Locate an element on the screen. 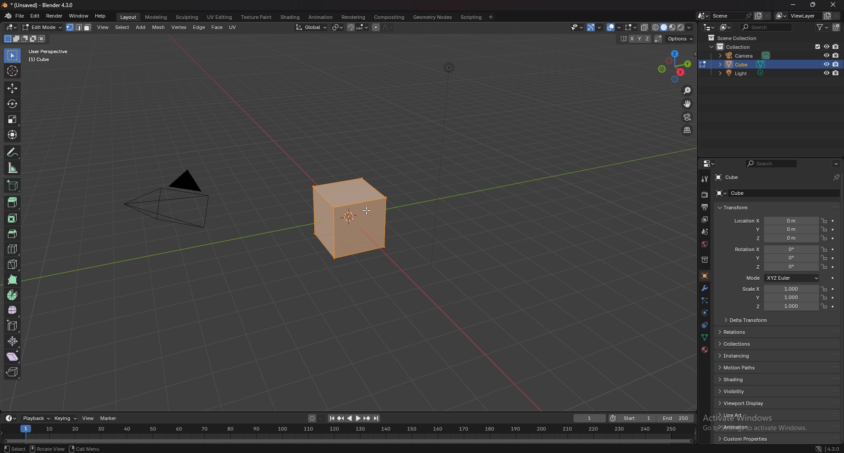 The height and width of the screenshot is (453, 844). edge is located at coordinates (199, 28).